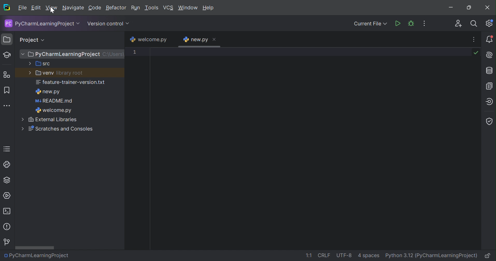 This screenshot has width=496, height=261. I want to click on Learn, so click(7, 54).